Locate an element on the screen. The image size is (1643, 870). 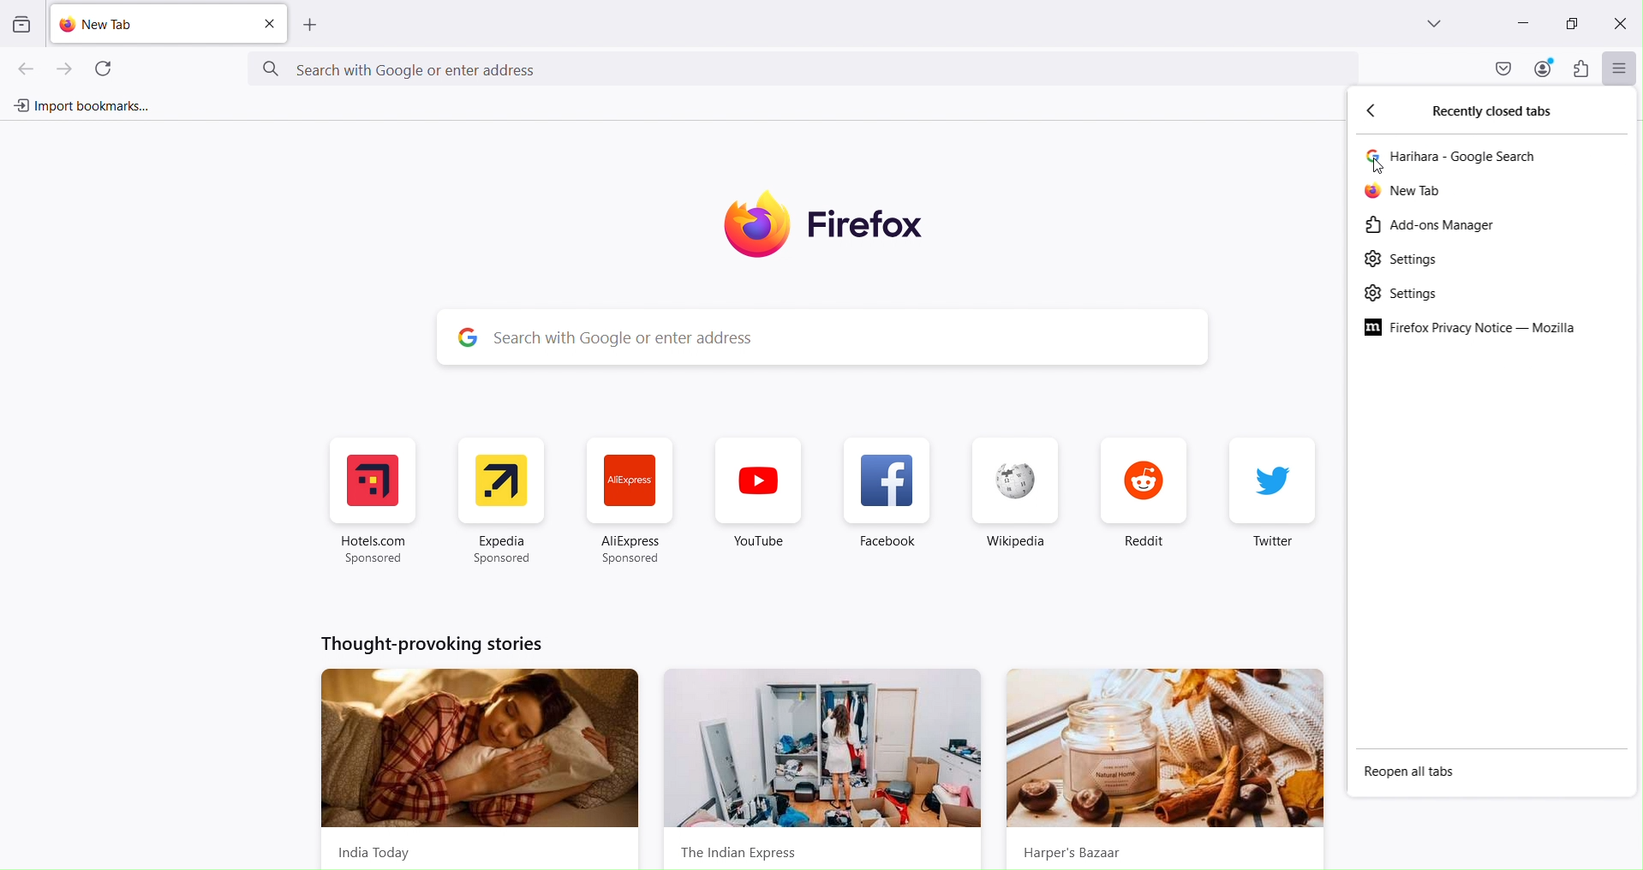
Open application menu is located at coordinates (1621, 69).